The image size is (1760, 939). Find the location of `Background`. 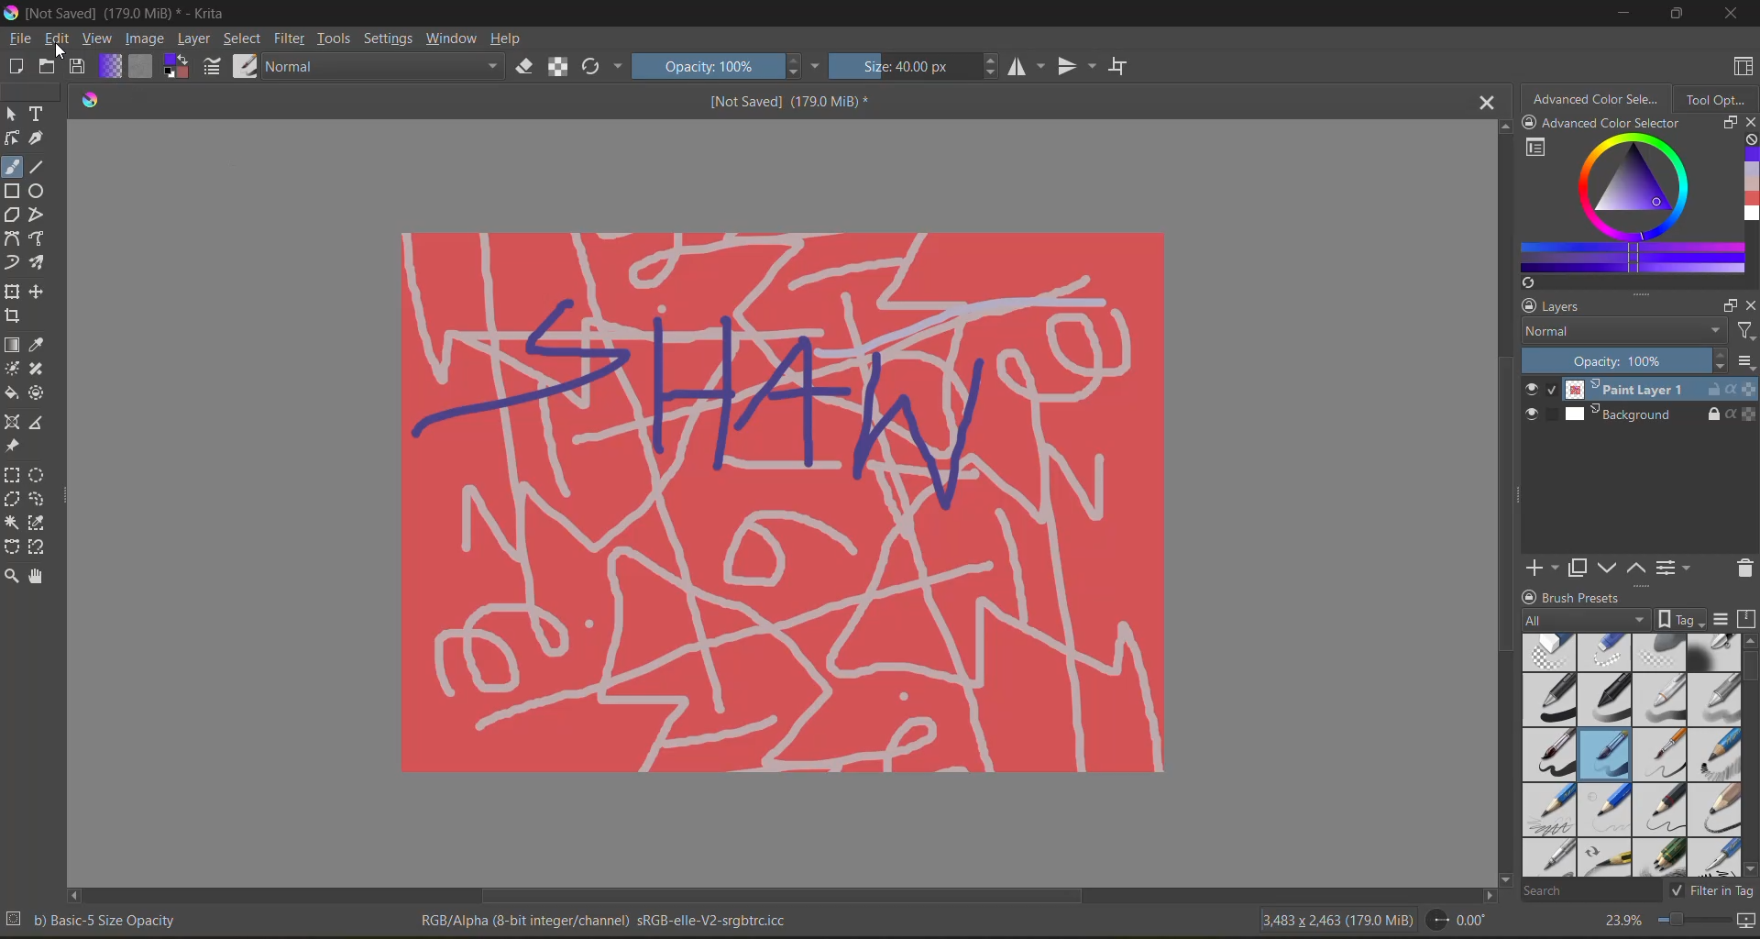

Background is located at coordinates (1656, 415).